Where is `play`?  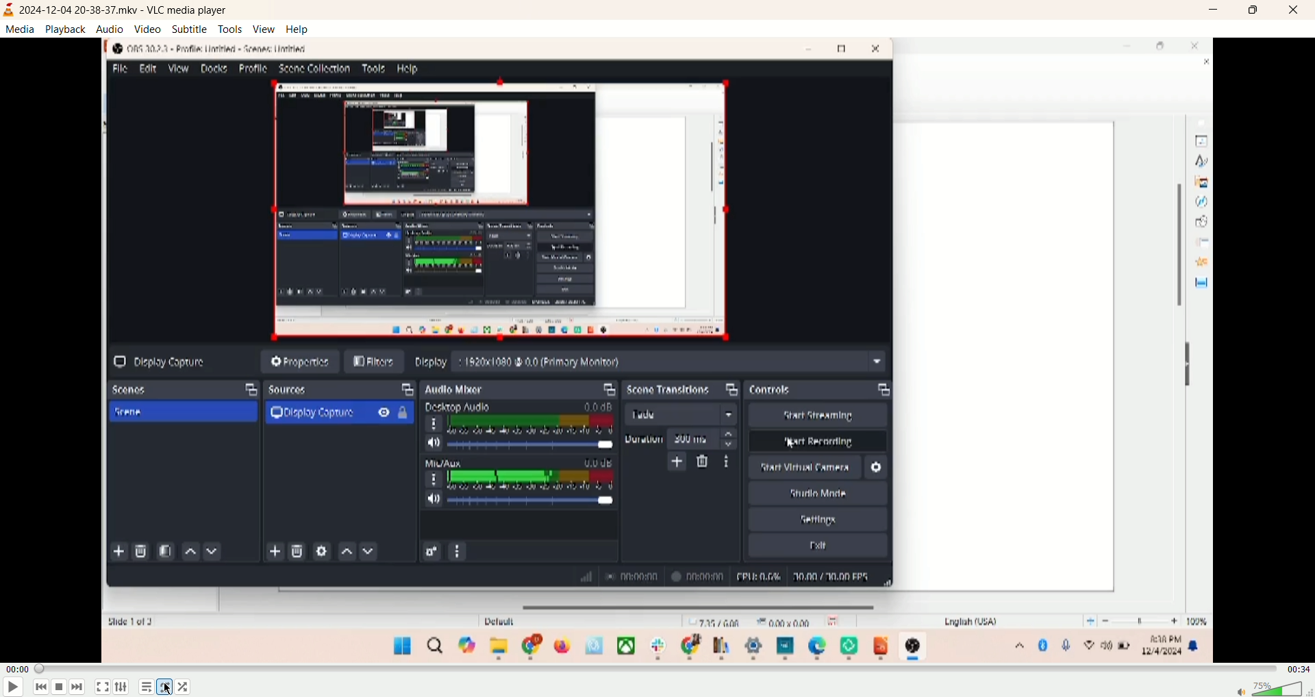 play is located at coordinates (12, 689).